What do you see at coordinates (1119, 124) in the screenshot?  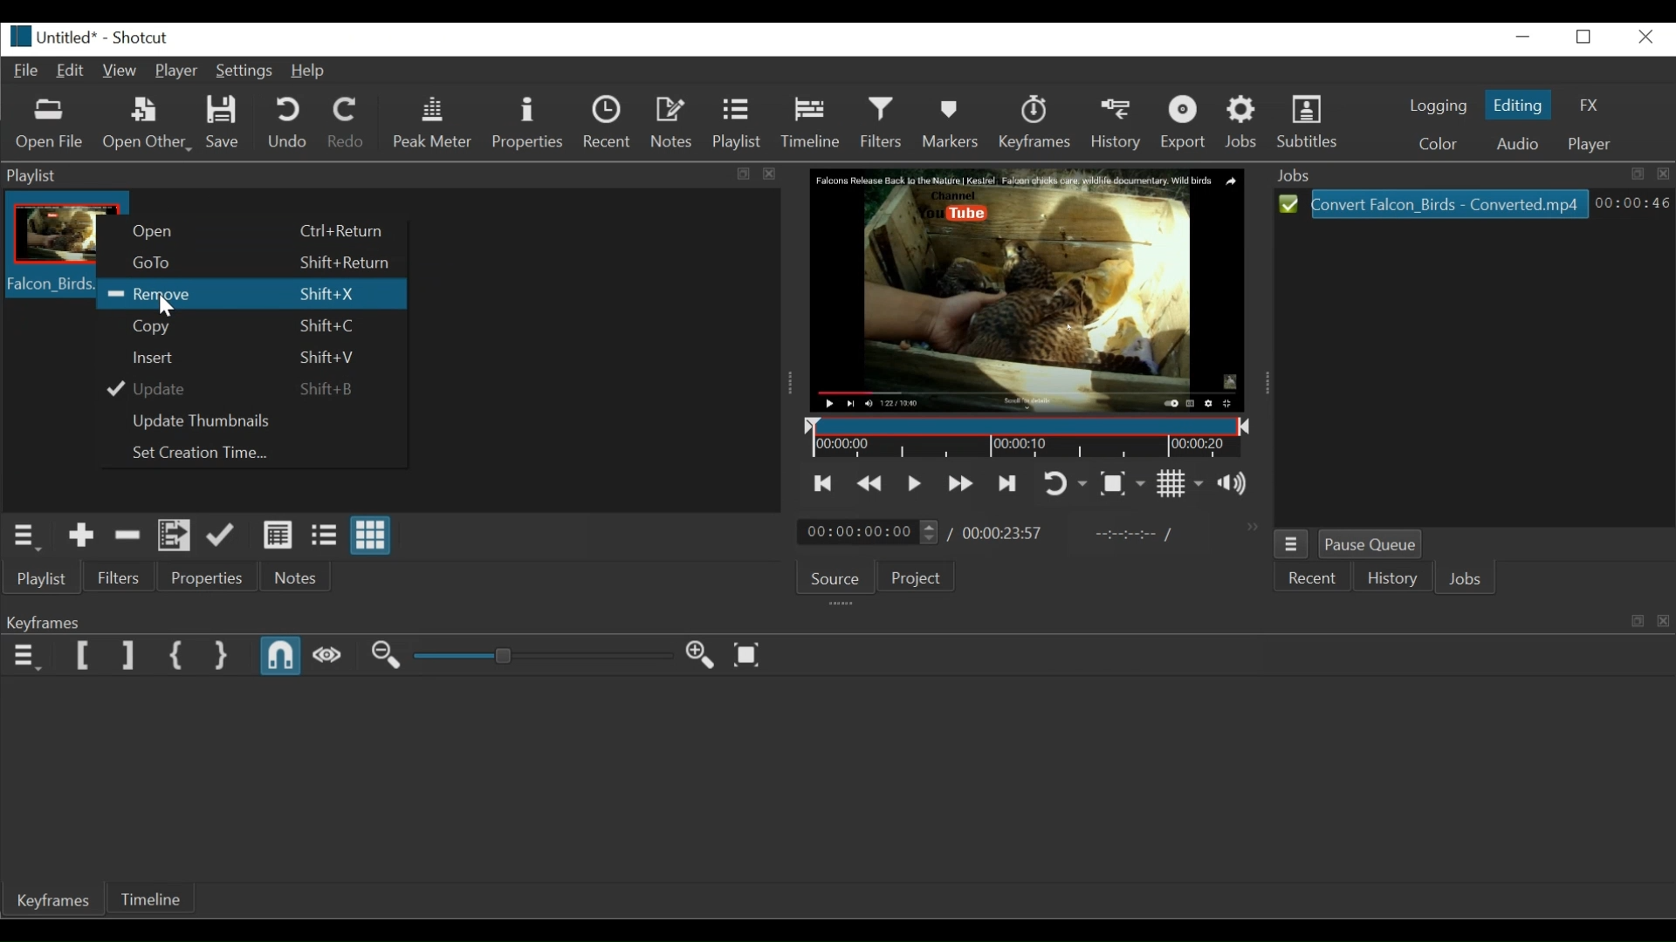 I see `History` at bounding box center [1119, 124].